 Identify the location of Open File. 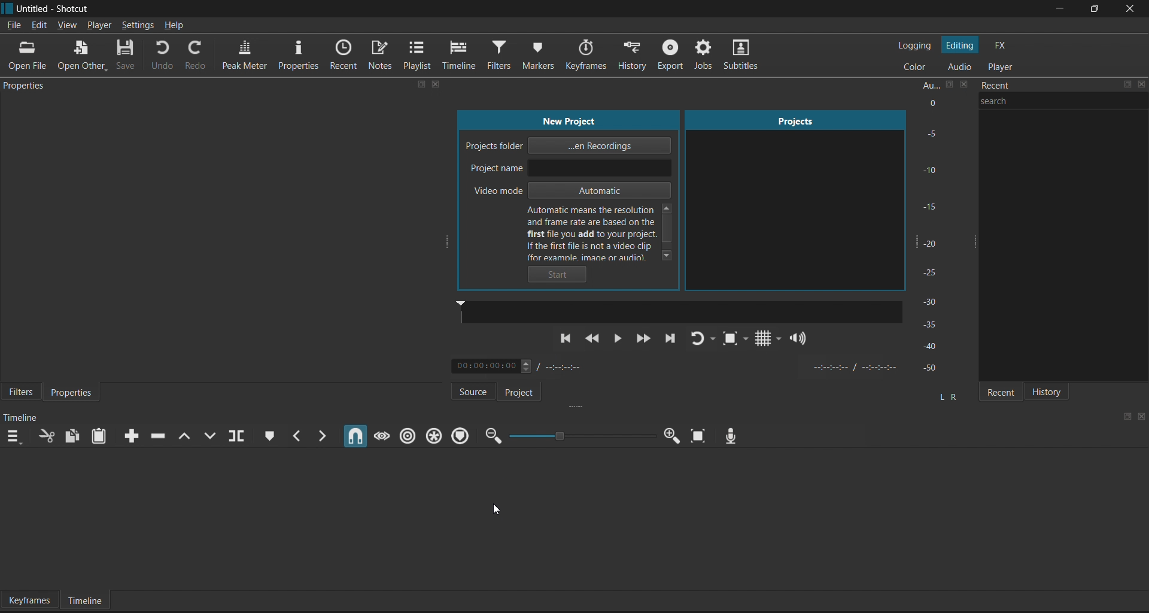
(29, 56).